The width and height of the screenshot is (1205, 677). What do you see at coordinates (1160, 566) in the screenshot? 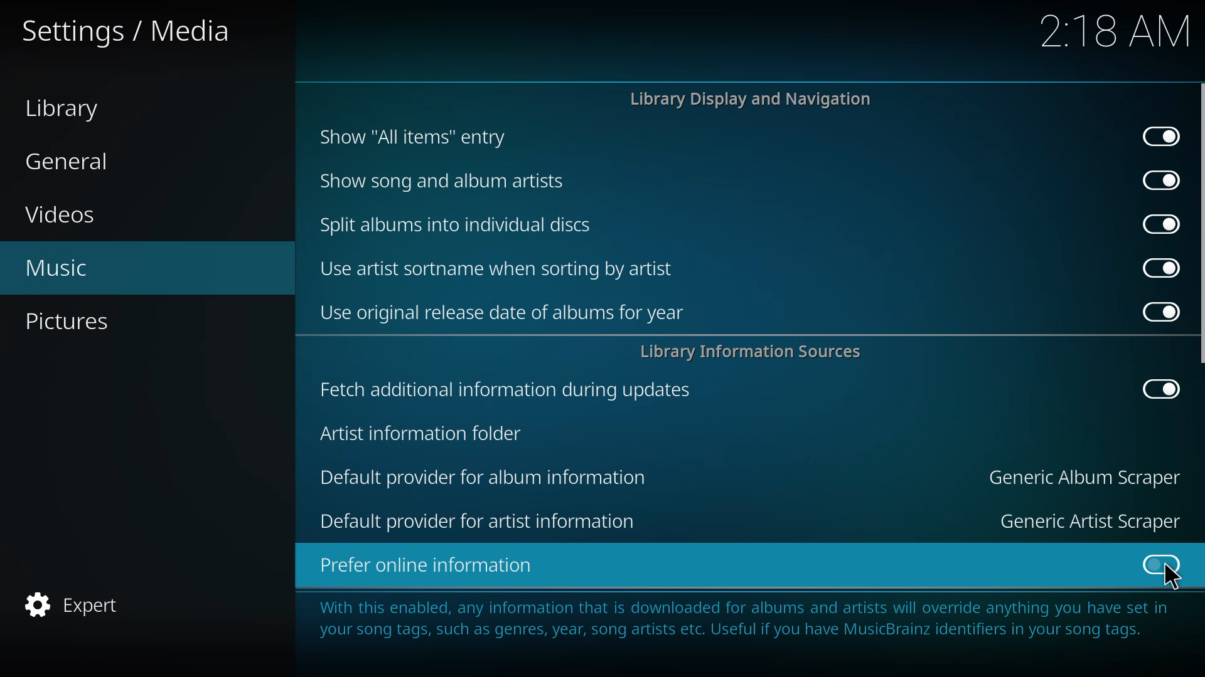
I see `click to enable` at bounding box center [1160, 566].